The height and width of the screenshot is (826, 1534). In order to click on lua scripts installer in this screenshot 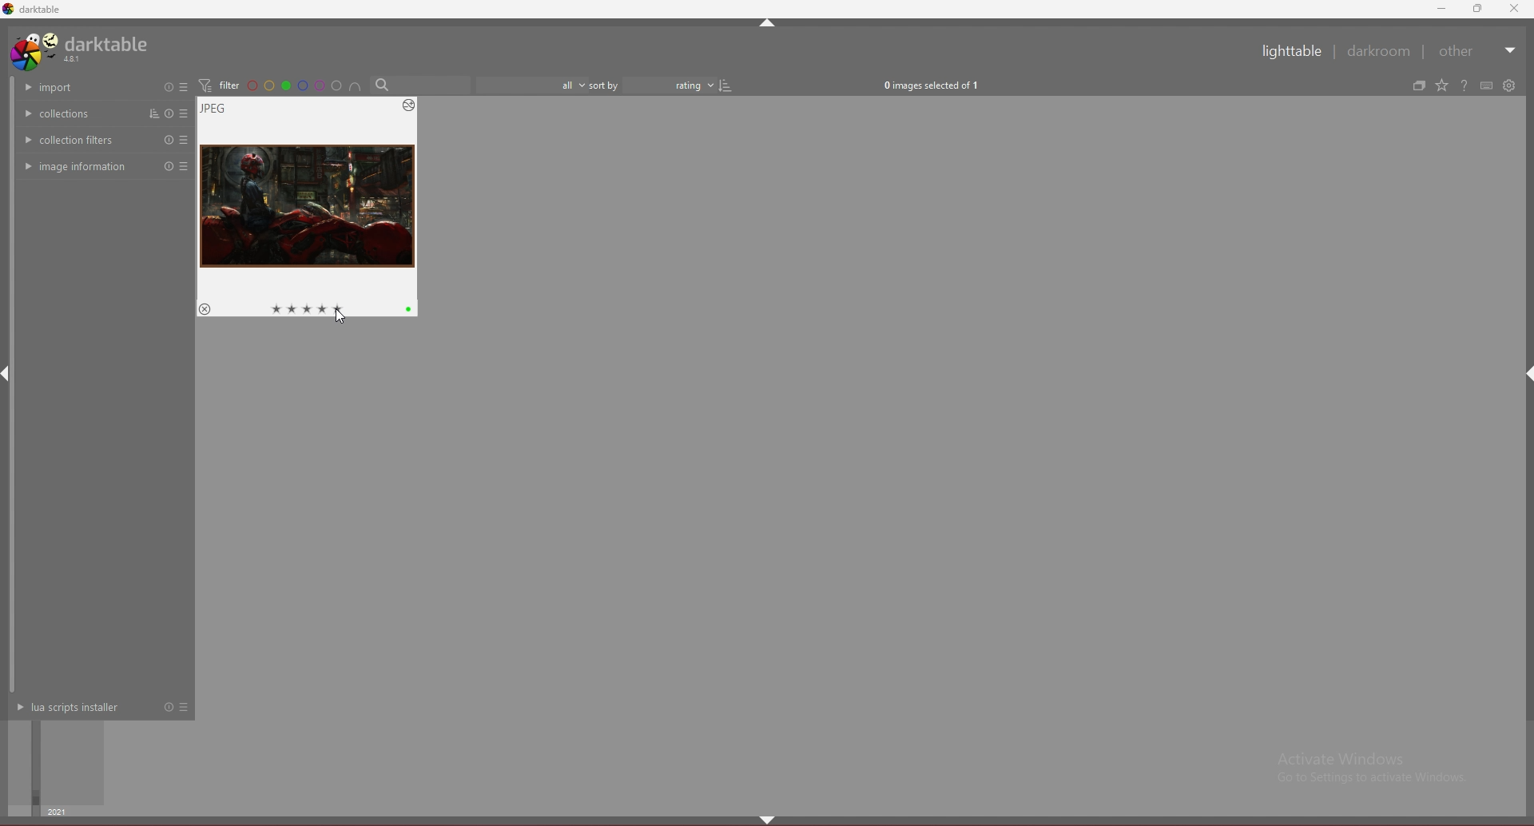, I will do `click(72, 708)`.